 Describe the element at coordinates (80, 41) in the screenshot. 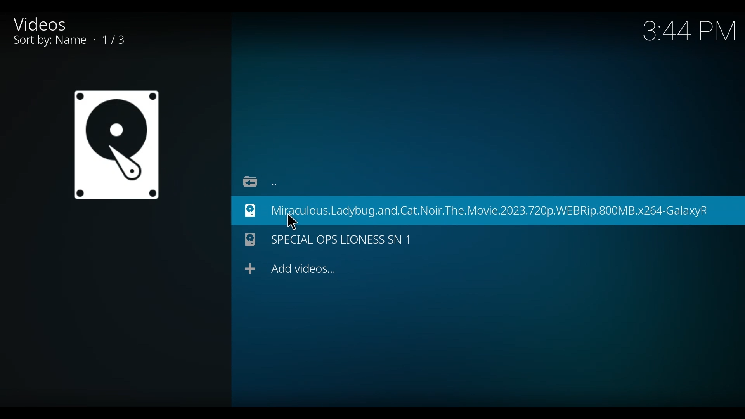

I see `Sort by Name` at that location.